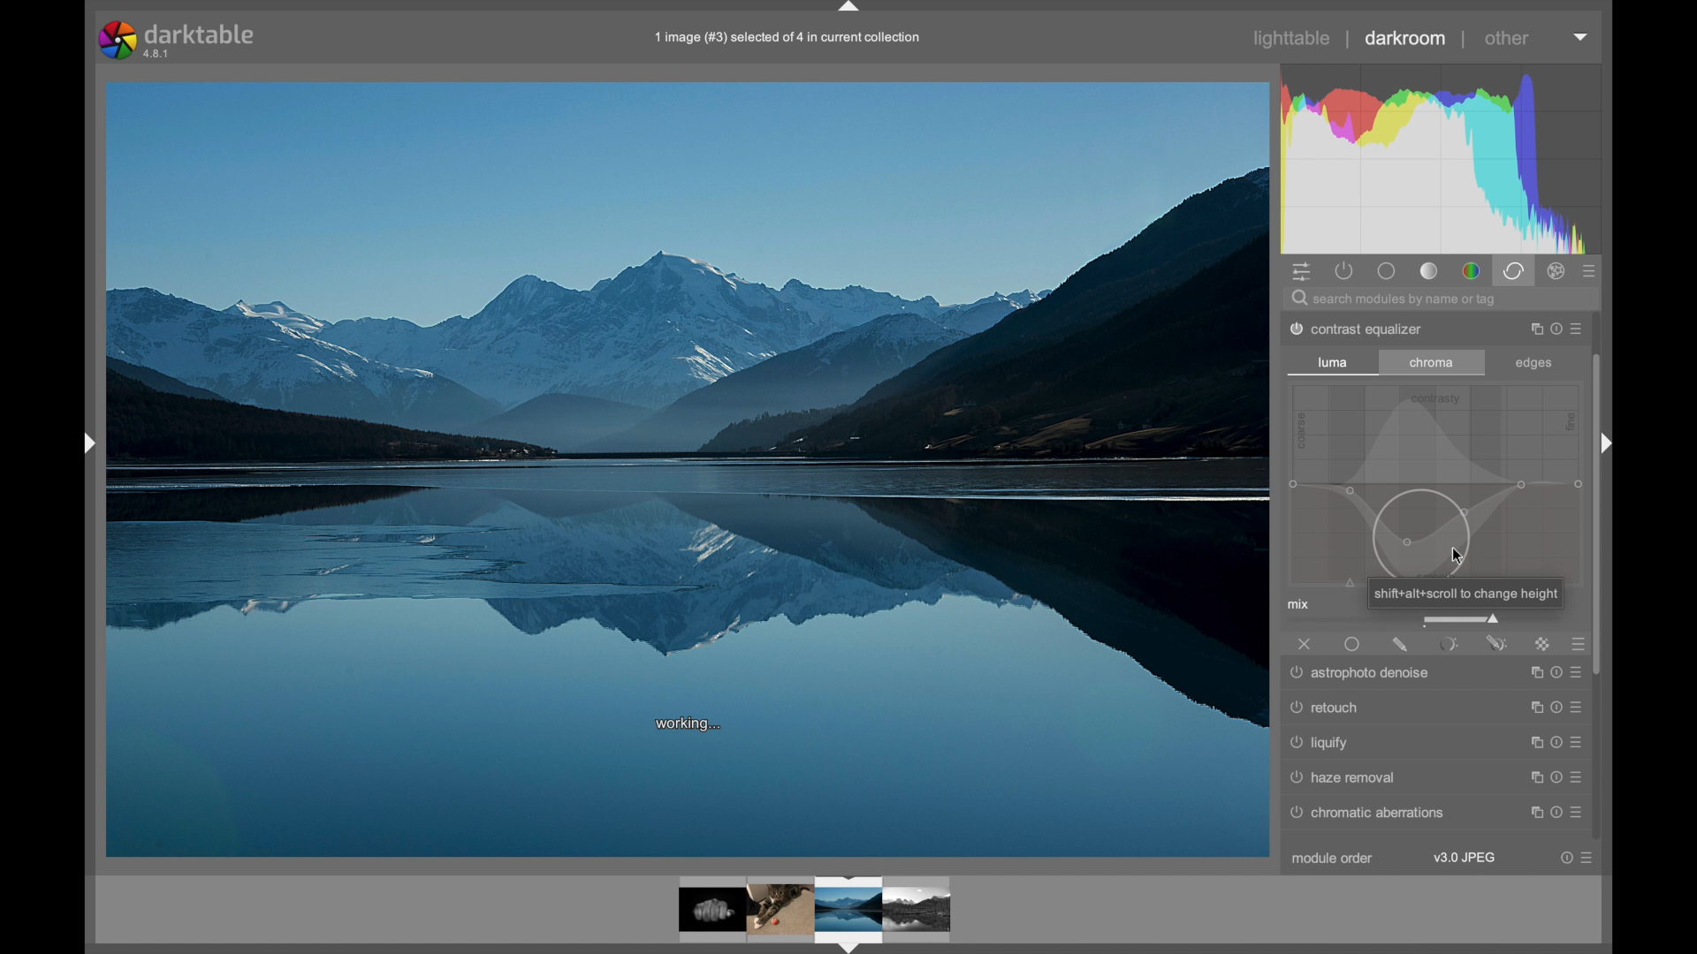  I want to click on search bar, so click(1446, 299).